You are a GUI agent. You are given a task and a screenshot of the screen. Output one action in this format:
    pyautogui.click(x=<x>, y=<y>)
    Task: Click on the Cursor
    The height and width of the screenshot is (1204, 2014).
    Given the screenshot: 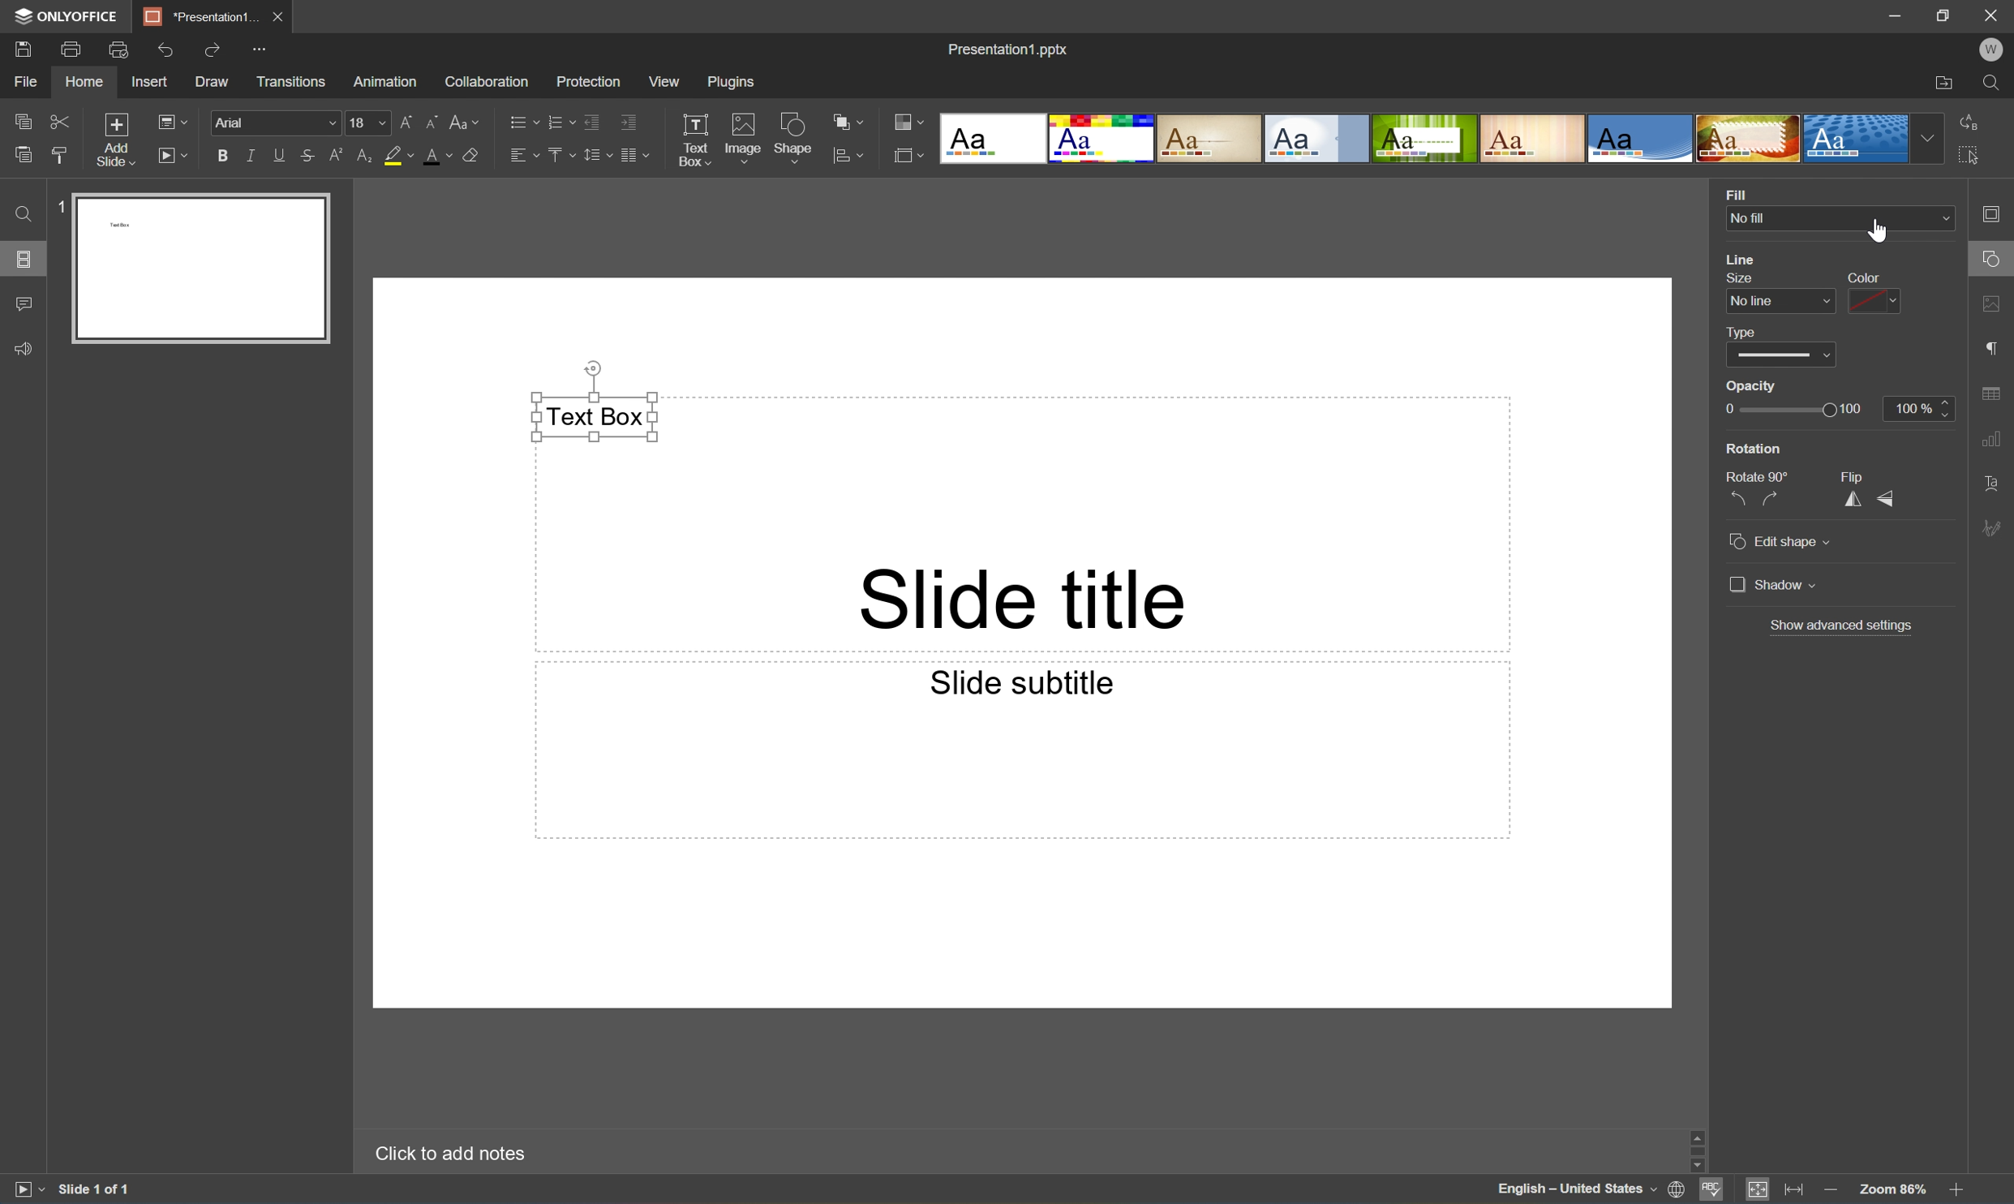 What is the action you would take?
    pyautogui.click(x=1993, y=259)
    